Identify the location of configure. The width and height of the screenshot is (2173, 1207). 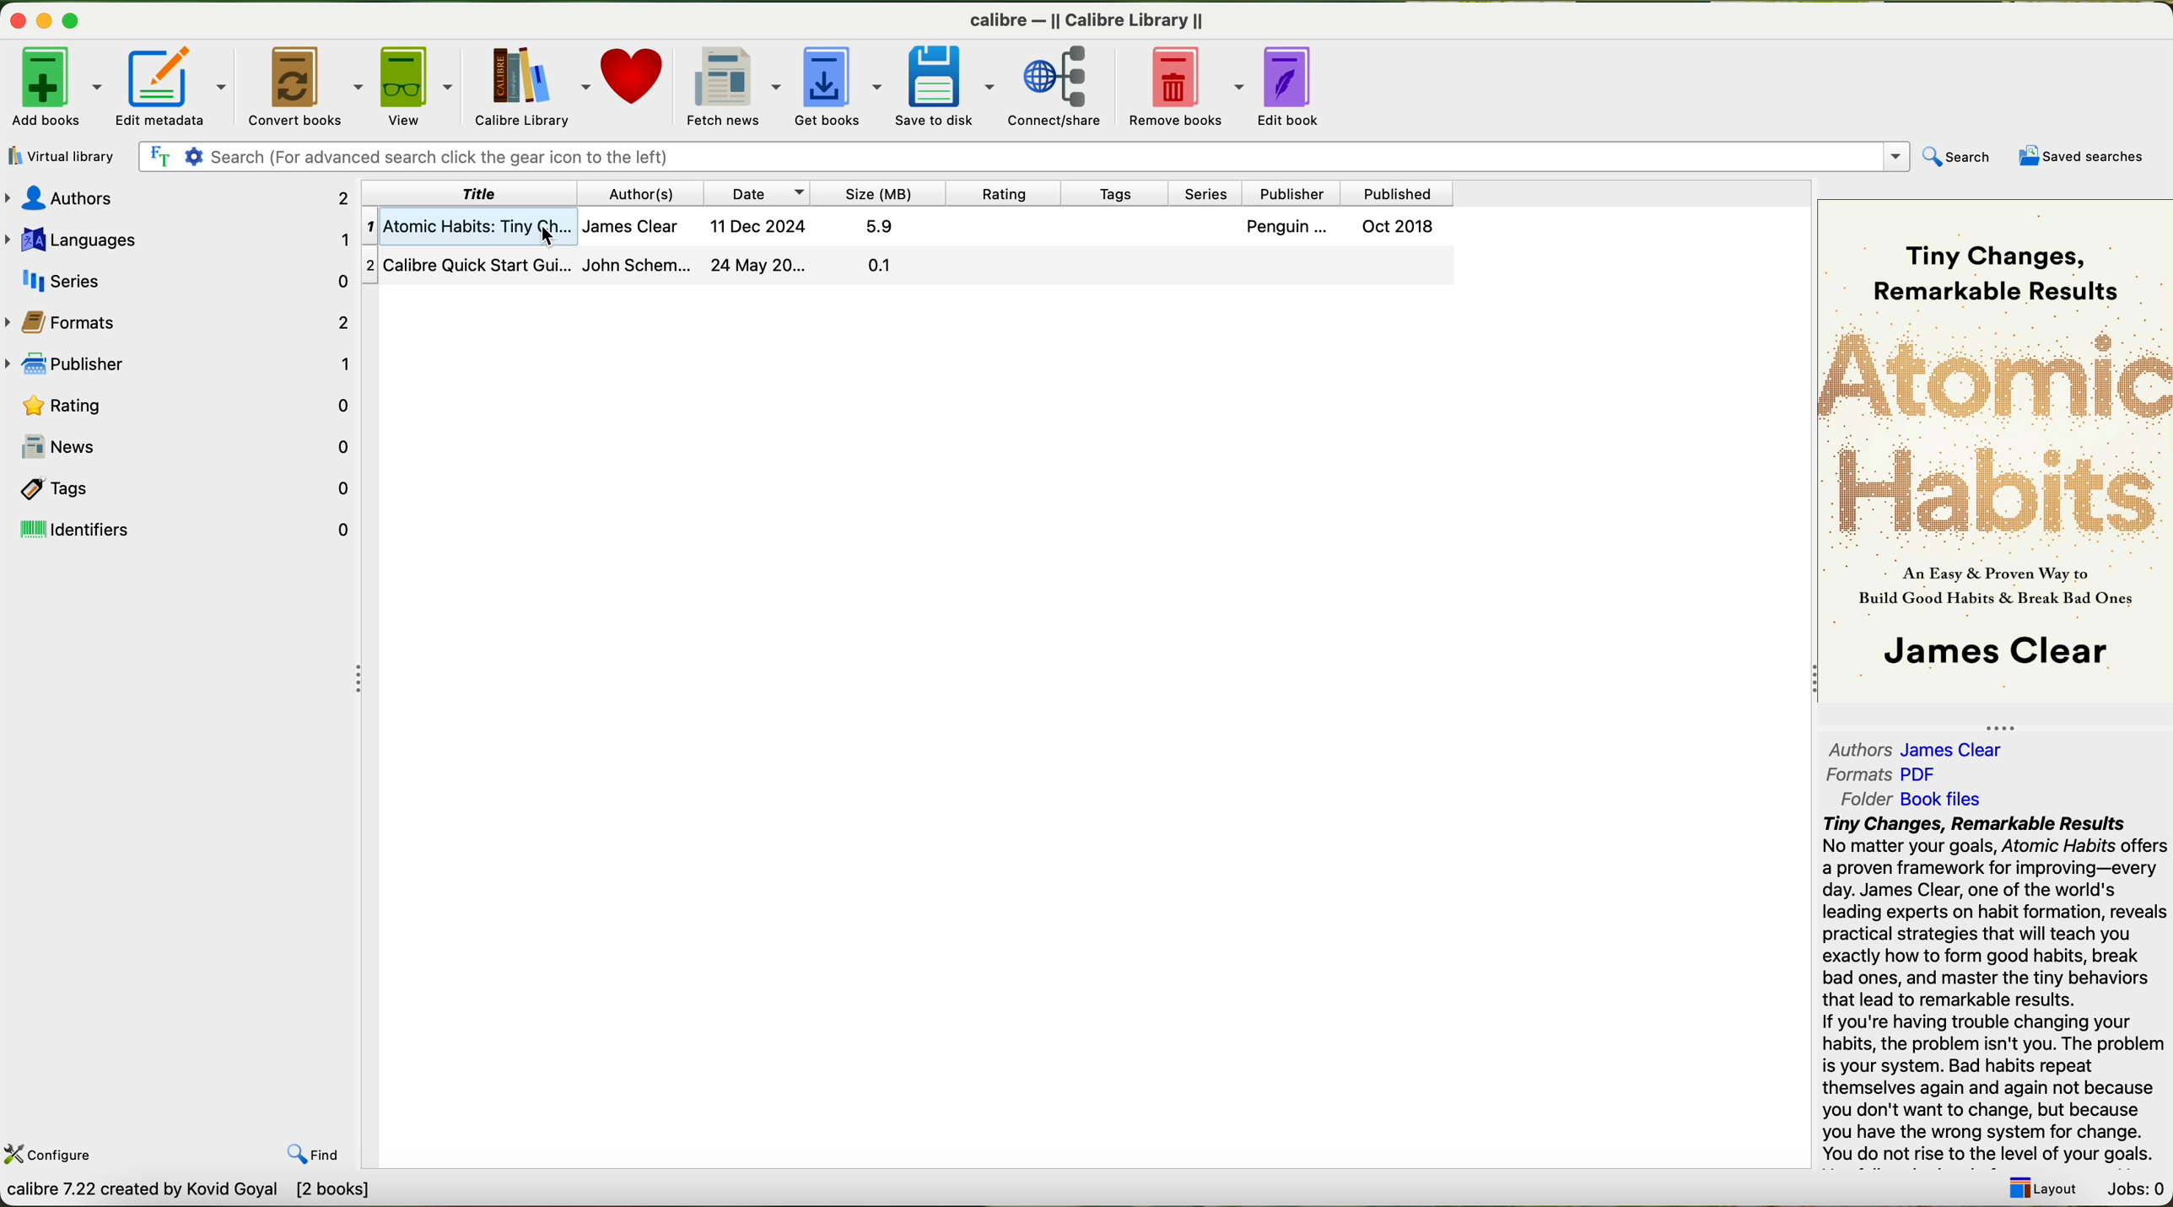
(54, 1155).